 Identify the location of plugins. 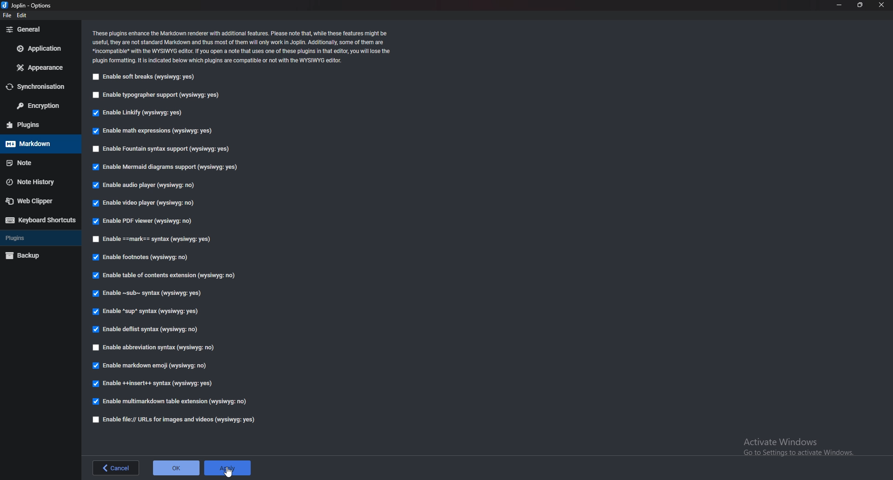
(36, 124).